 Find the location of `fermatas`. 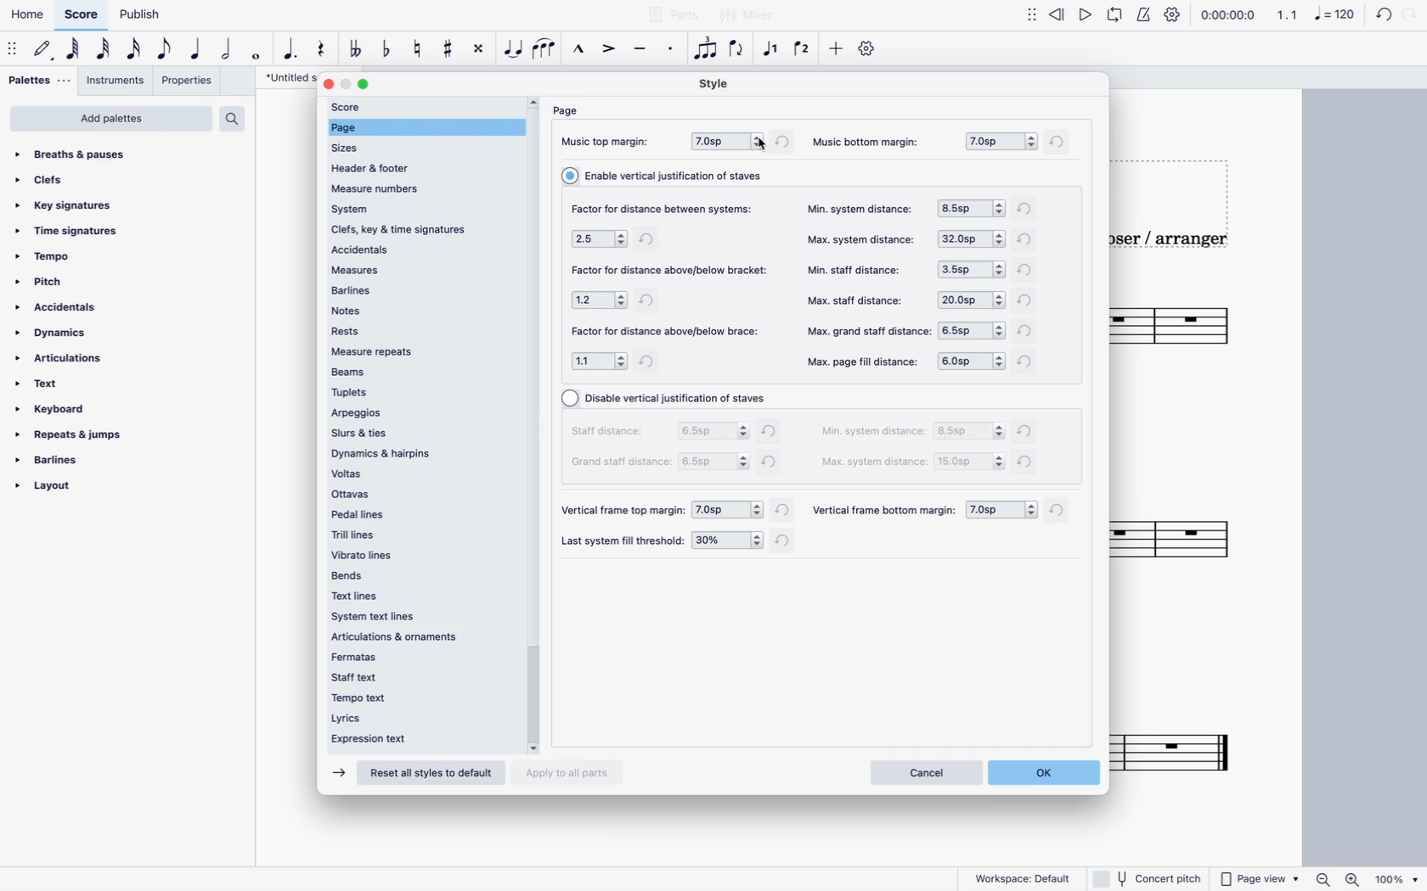

fermatas is located at coordinates (409, 657).